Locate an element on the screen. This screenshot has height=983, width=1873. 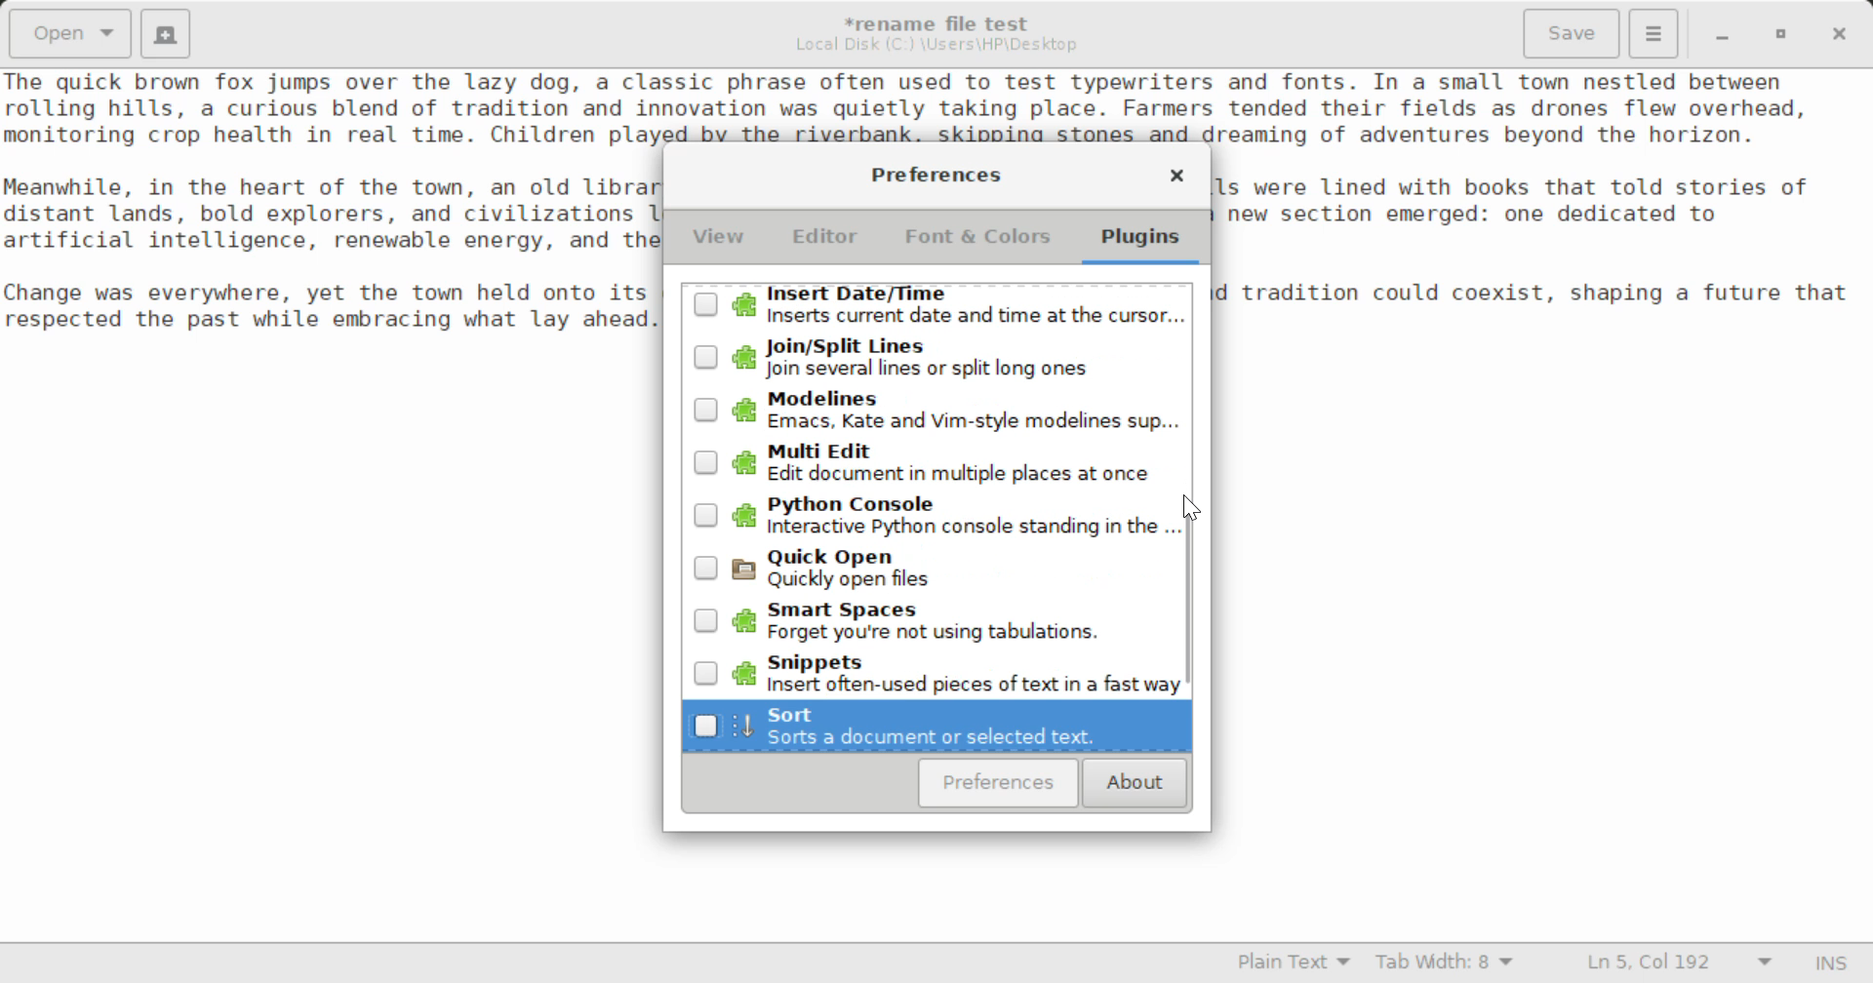
Font & Colors Tab is located at coordinates (977, 244).